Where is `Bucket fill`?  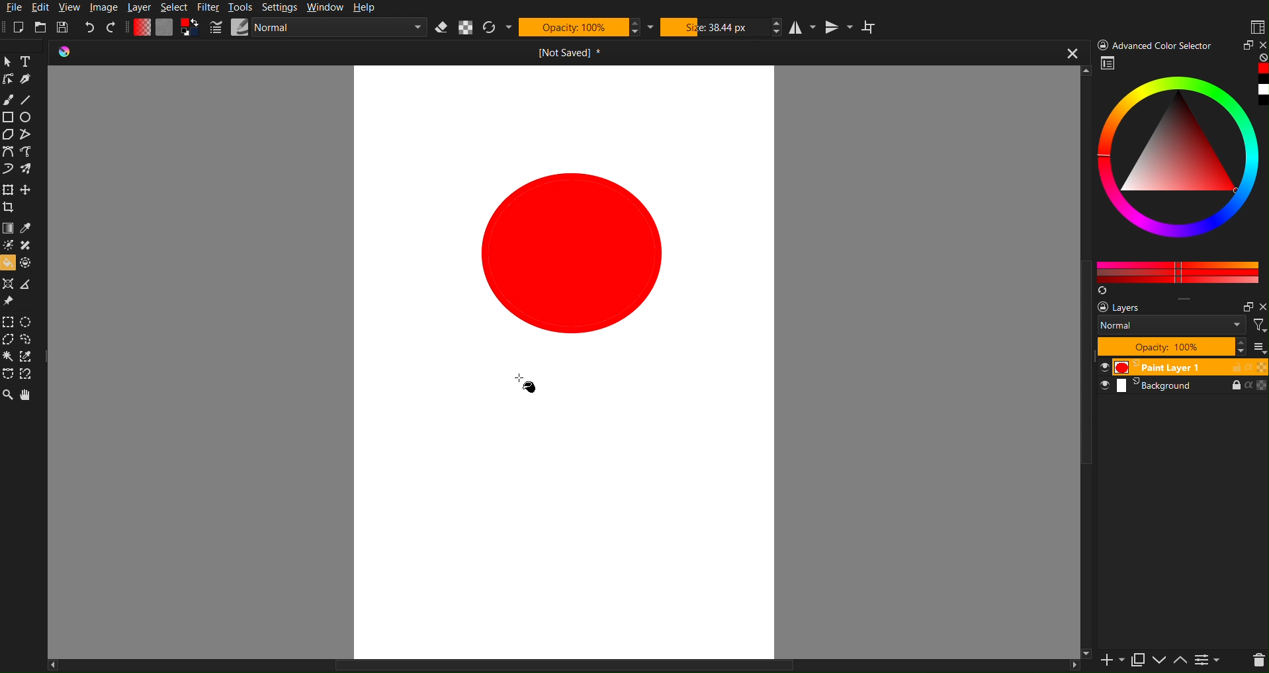
Bucket fill is located at coordinates (8, 263).